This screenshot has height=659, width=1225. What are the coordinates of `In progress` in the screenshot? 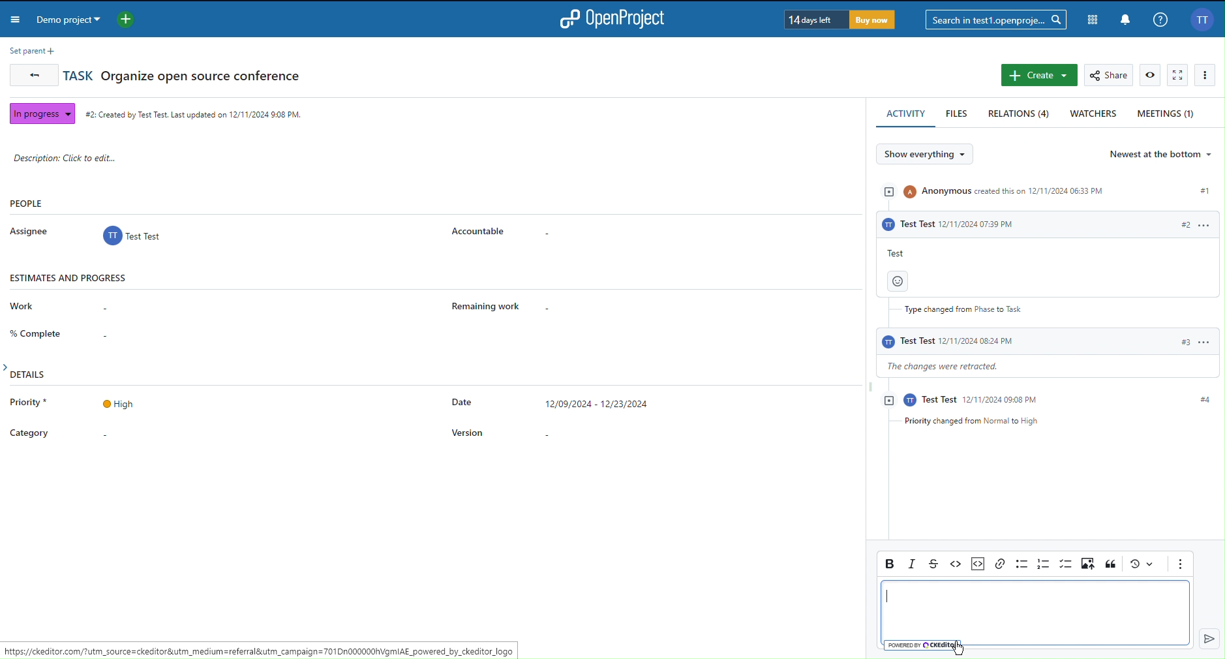 It's located at (40, 112).